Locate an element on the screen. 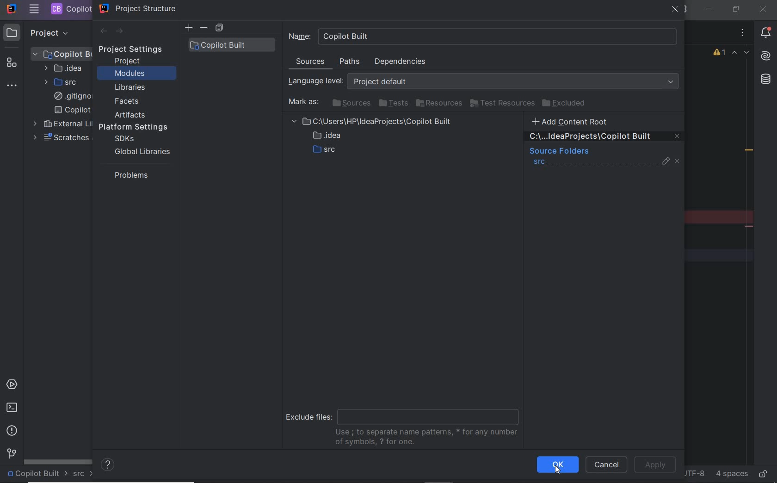 The height and width of the screenshot is (483, 777). unmark source is located at coordinates (679, 161).